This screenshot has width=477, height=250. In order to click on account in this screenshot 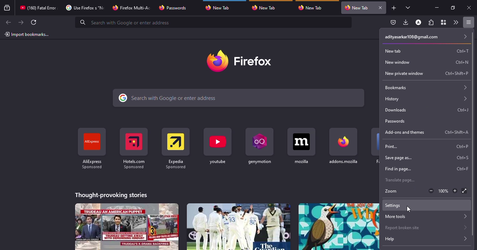, I will do `click(424, 37)`.